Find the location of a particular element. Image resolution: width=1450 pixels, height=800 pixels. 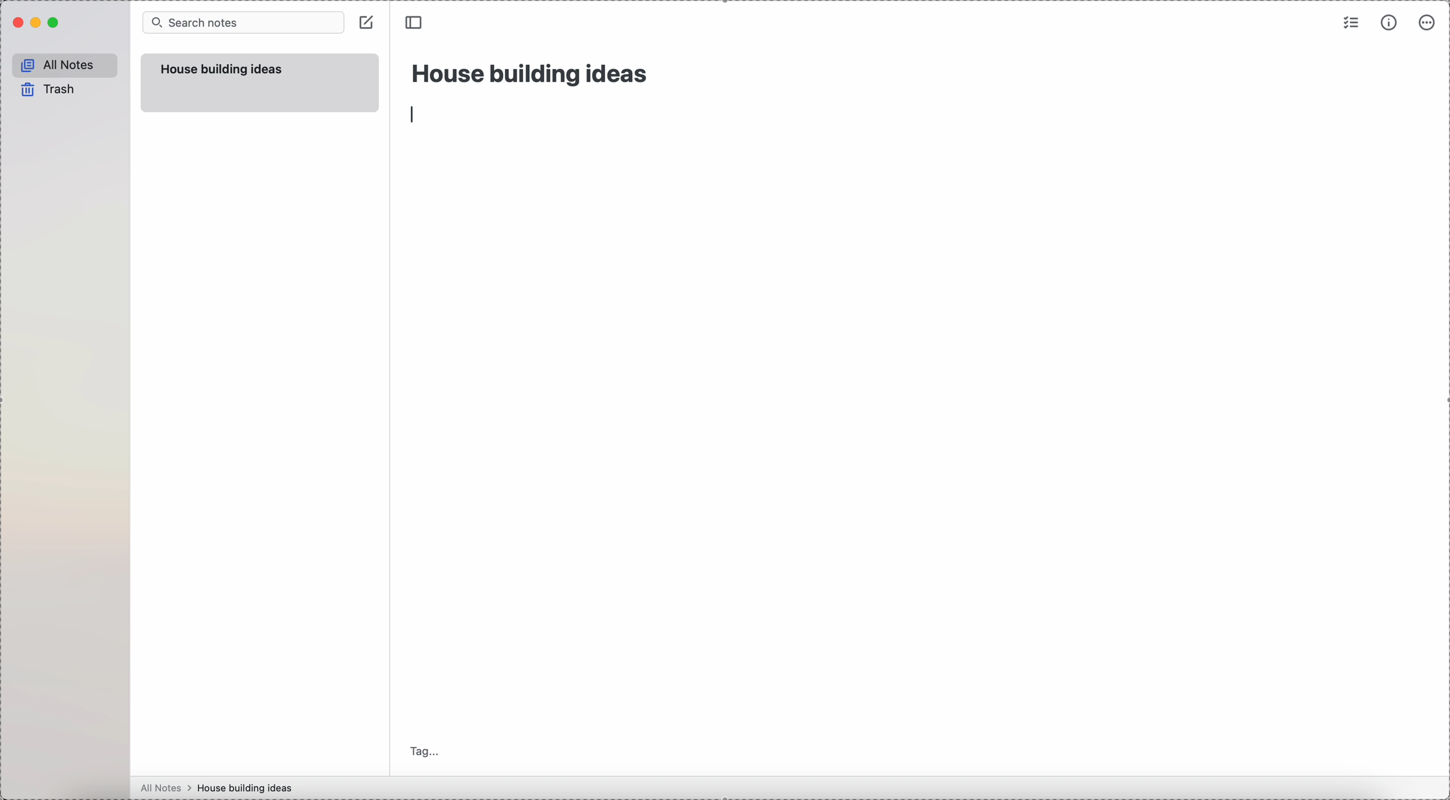

check list is located at coordinates (1349, 24).